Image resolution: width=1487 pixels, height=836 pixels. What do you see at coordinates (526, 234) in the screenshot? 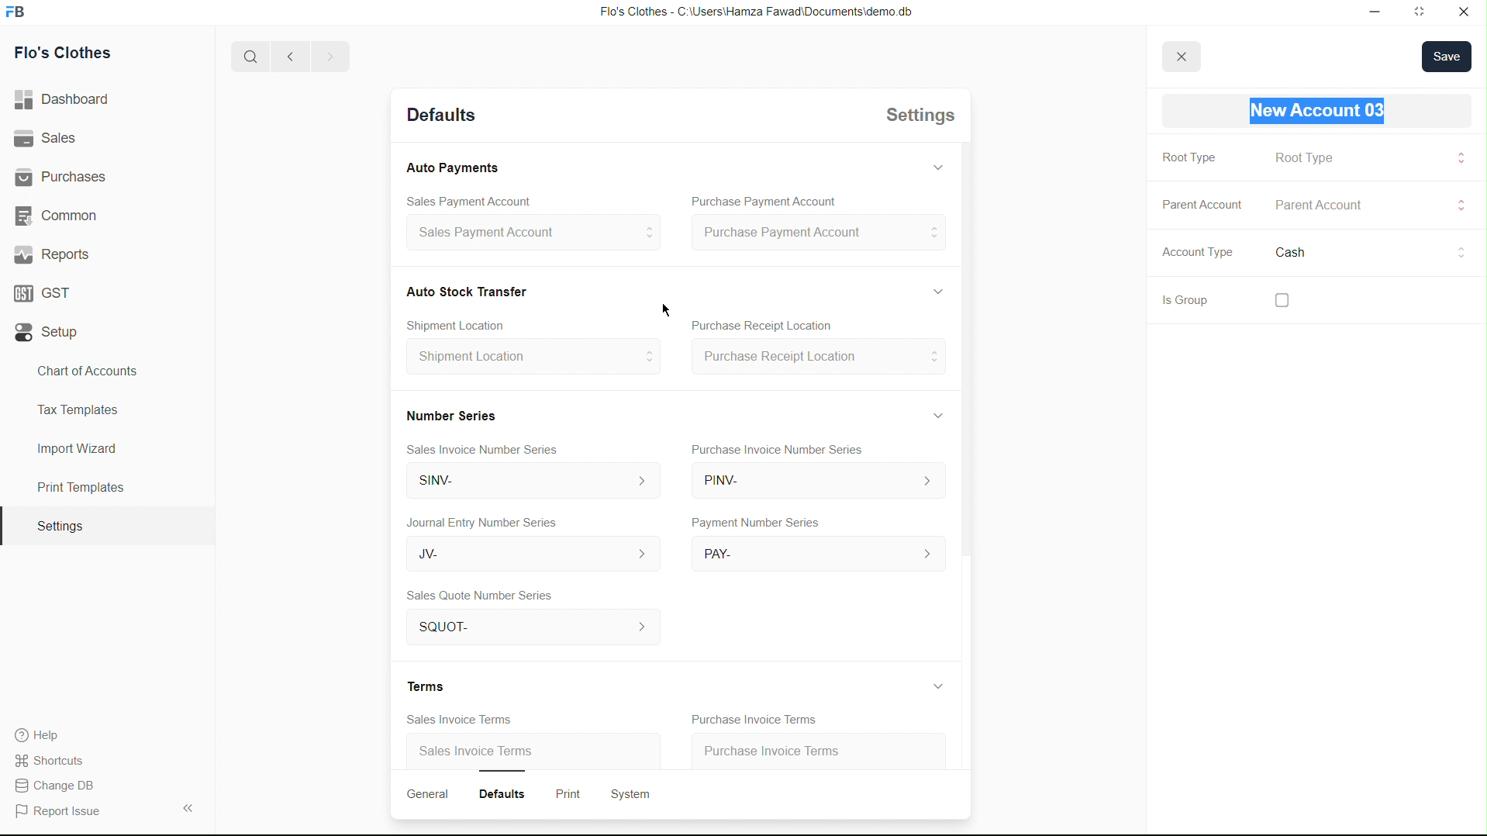
I see `sales Payment Account` at bounding box center [526, 234].